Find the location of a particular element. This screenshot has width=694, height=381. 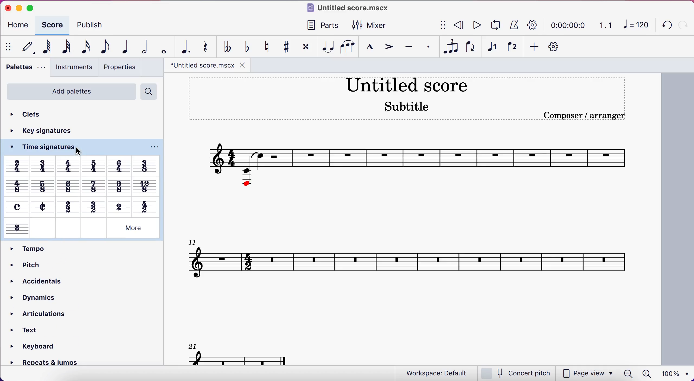

1.1 is located at coordinates (604, 25).